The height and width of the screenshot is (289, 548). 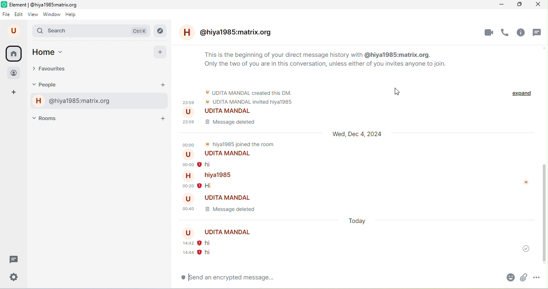 What do you see at coordinates (497, 5) in the screenshot?
I see `minimize` at bounding box center [497, 5].